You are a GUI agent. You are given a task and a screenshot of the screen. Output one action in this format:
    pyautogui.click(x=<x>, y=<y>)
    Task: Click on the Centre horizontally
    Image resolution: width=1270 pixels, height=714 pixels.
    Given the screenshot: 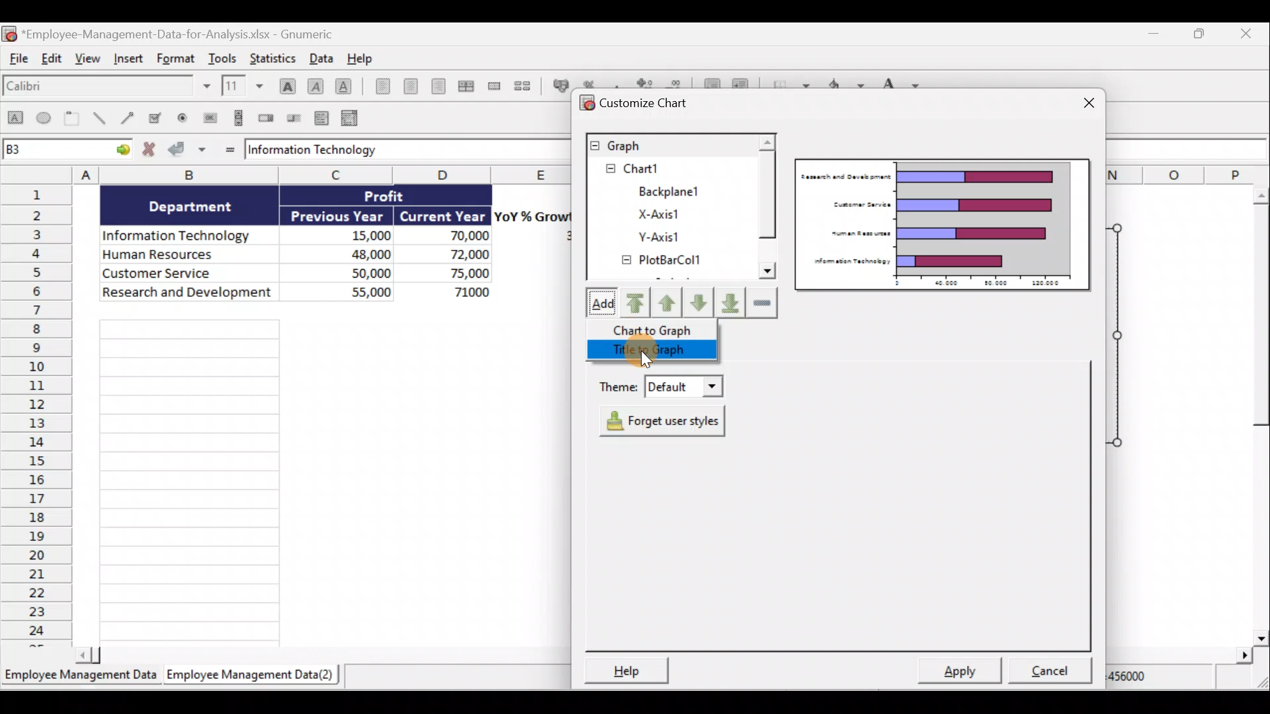 What is the action you would take?
    pyautogui.click(x=407, y=86)
    